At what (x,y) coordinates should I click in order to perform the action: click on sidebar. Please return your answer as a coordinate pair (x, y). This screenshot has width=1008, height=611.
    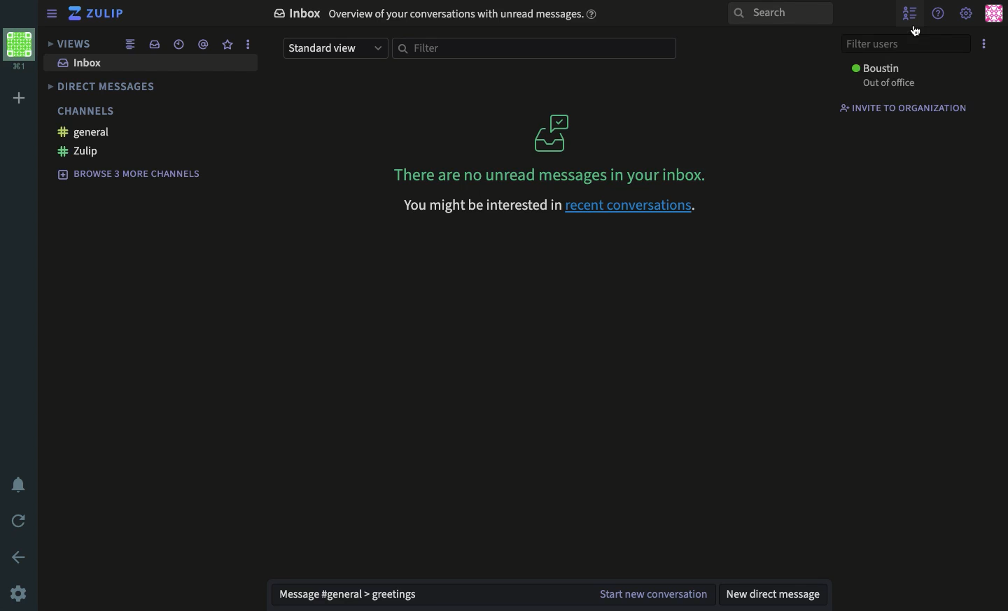
    Looking at the image, I should click on (53, 14).